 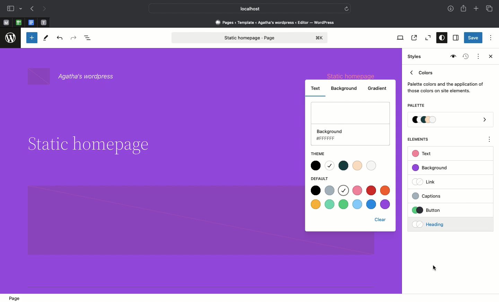 What do you see at coordinates (323, 179) in the screenshot?
I see `Default` at bounding box center [323, 179].